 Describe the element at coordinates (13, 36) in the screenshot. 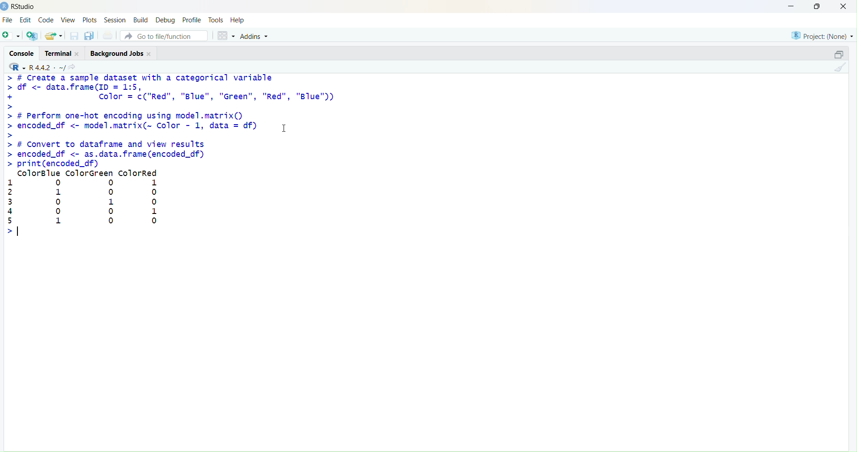

I see `add file as` at that location.